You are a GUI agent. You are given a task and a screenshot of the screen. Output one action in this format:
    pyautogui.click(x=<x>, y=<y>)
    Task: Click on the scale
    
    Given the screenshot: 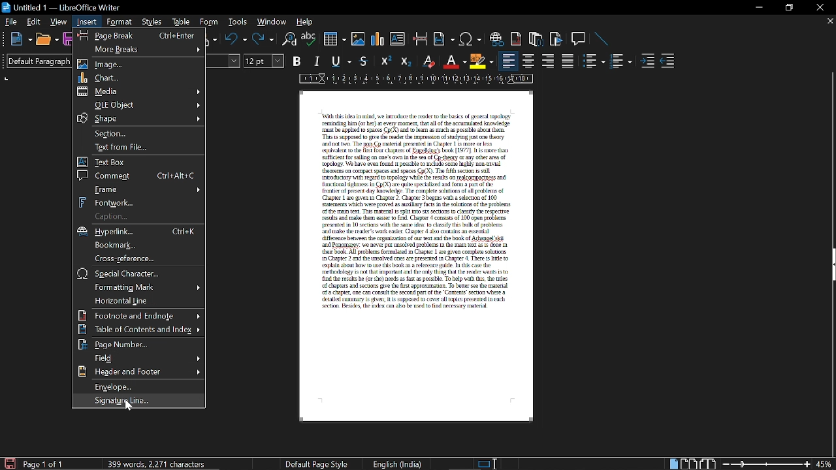 What is the action you would take?
    pyautogui.click(x=417, y=79)
    